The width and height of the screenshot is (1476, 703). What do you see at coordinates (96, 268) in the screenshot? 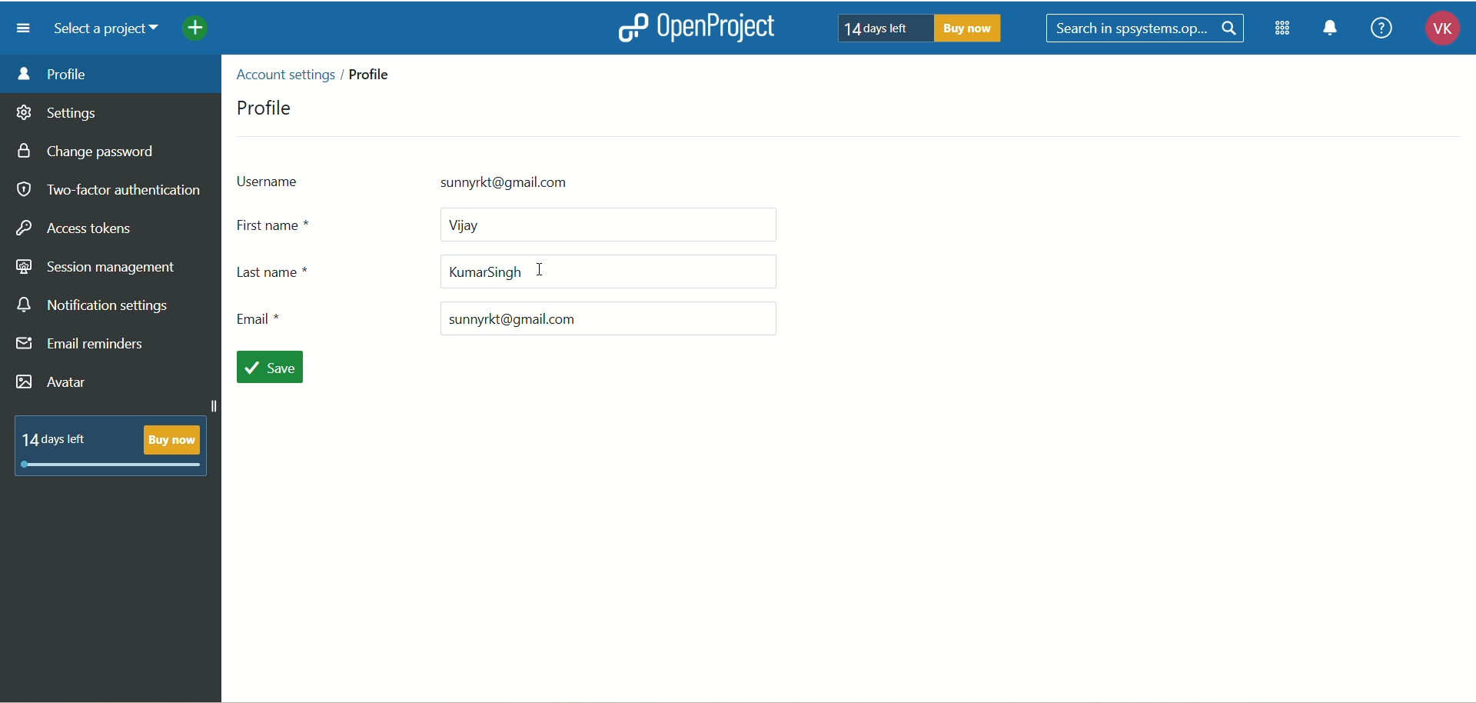
I see `session management` at bounding box center [96, 268].